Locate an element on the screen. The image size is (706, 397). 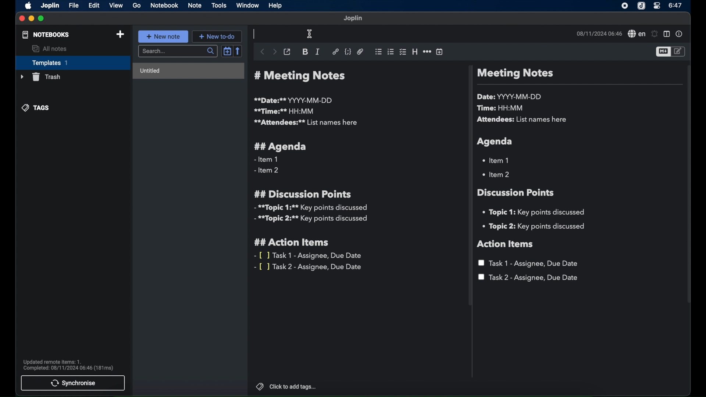
## agenda is located at coordinates (281, 147).